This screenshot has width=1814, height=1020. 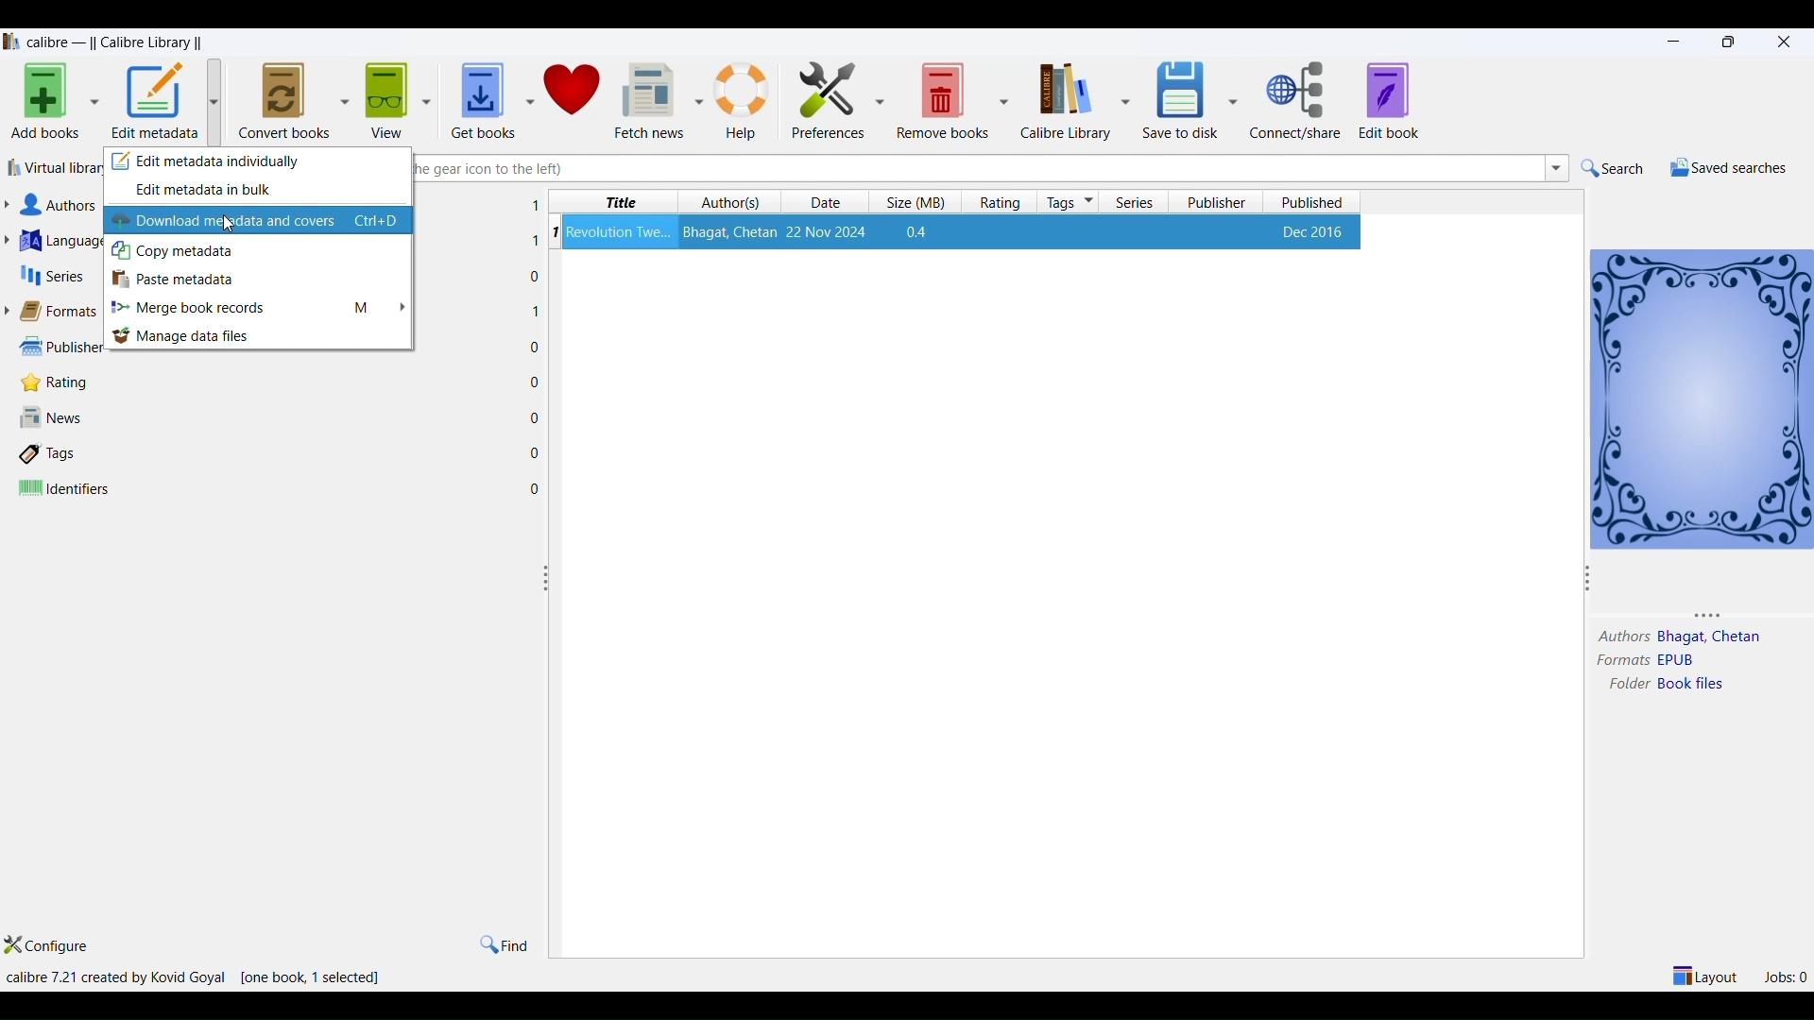 What do you see at coordinates (1618, 660) in the screenshot?
I see `formats` at bounding box center [1618, 660].